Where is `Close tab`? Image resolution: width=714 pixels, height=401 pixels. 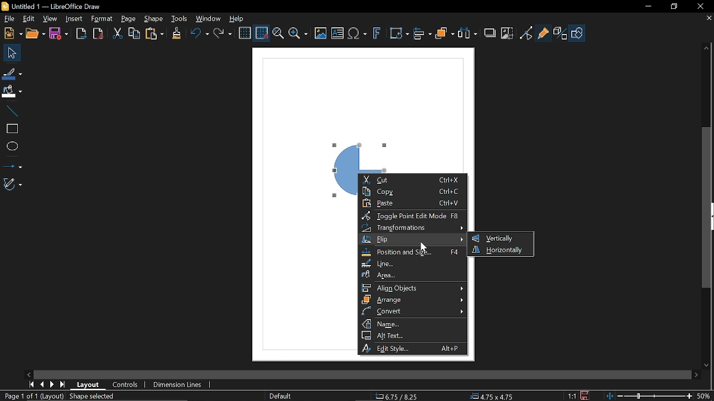 Close tab is located at coordinates (708, 18).